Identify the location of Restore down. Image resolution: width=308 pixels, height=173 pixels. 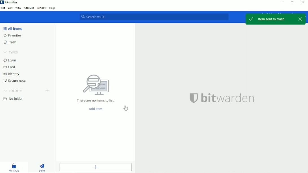
(292, 2).